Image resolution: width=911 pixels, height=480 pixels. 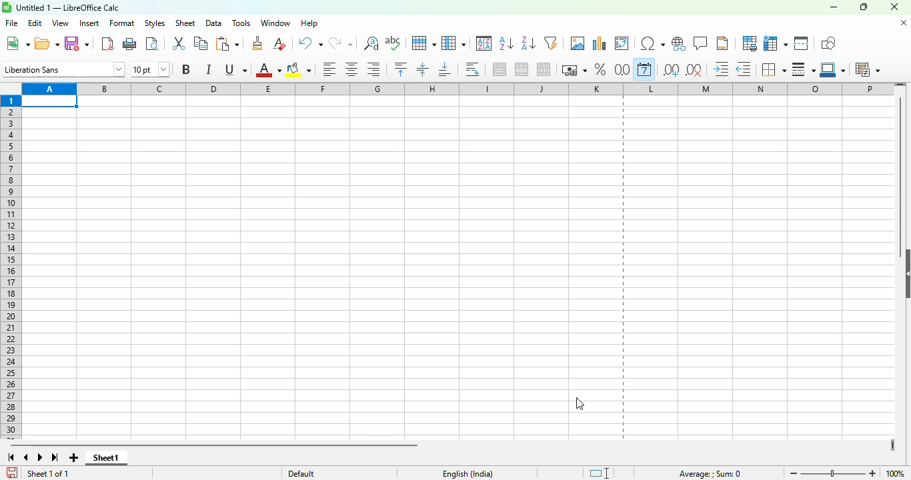 What do you see at coordinates (896, 473) in the screenshot?
I see `zoom factor` at bounding box center [896, 473].